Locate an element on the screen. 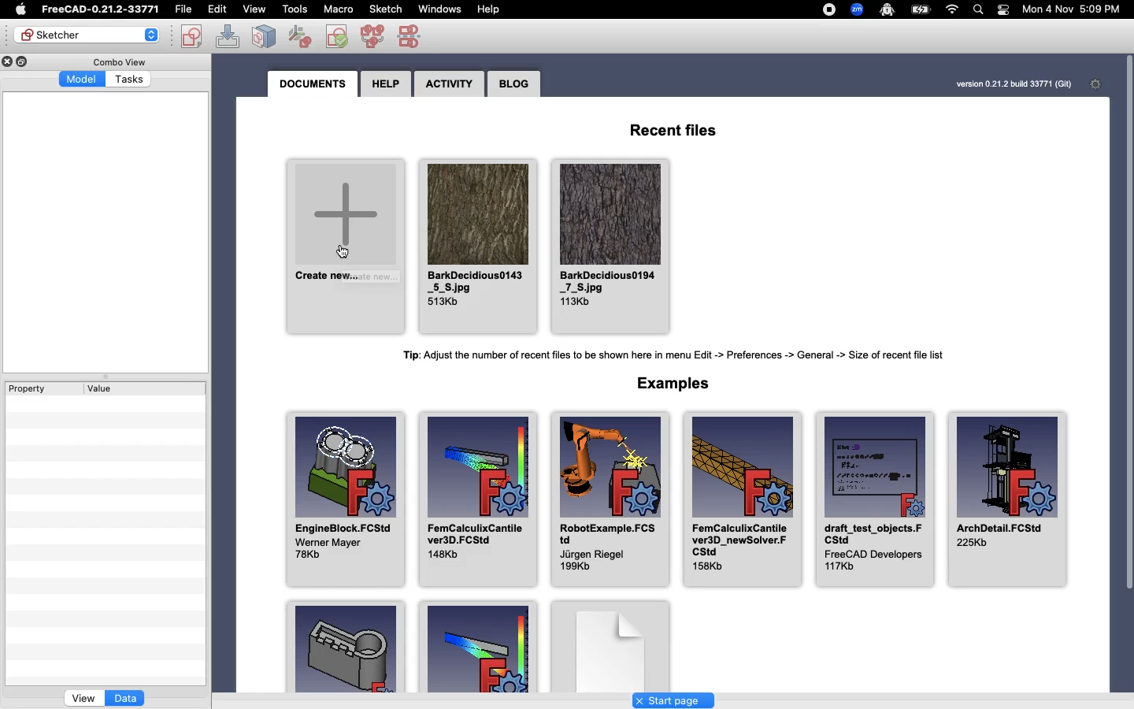  Blog is located at coordinates (514, 83).